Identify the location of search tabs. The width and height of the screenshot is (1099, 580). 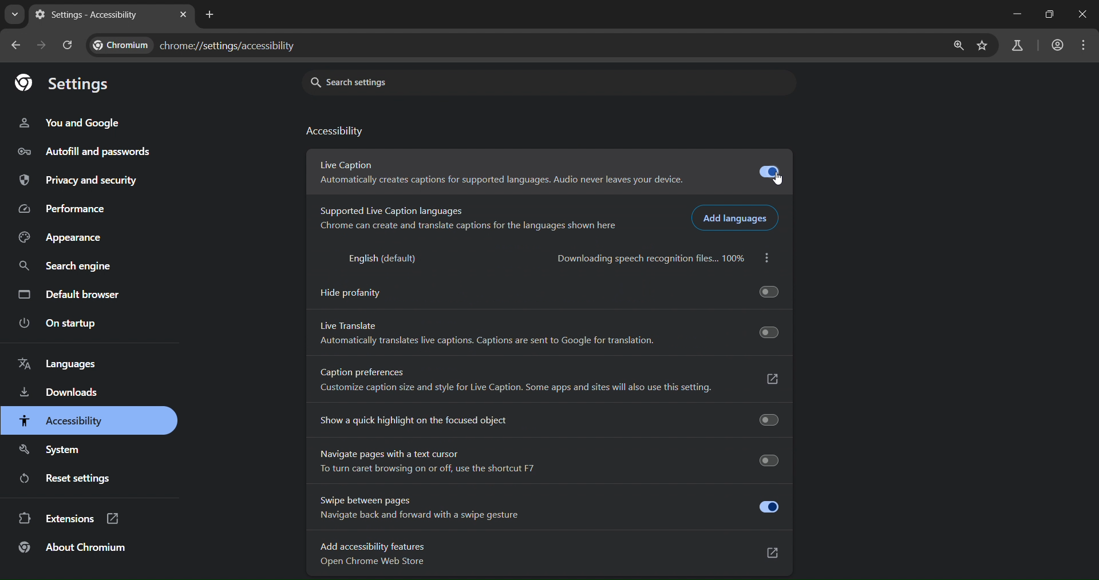
(14, 15).